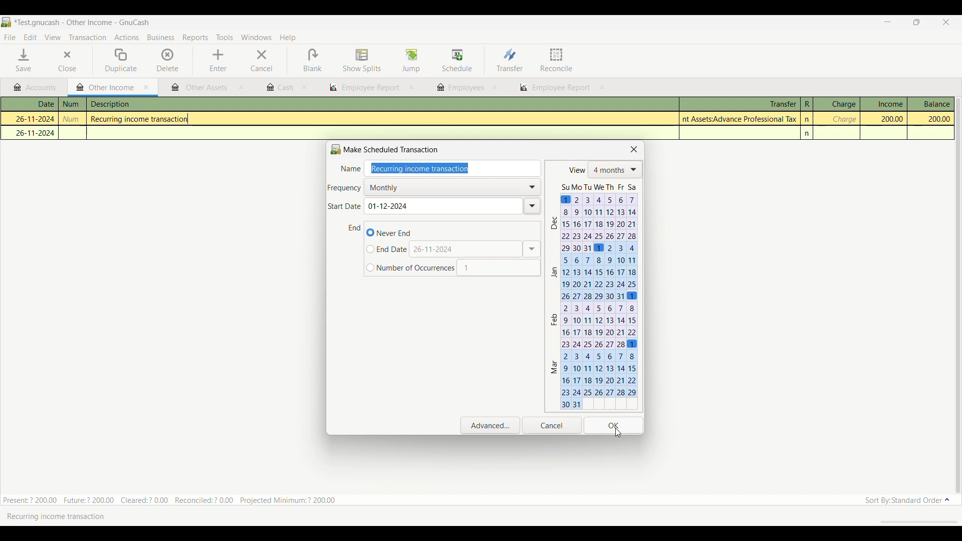 Image resolution: width=962 pixels, height=541 pixels. I want to click on employees, so click(459, 88).